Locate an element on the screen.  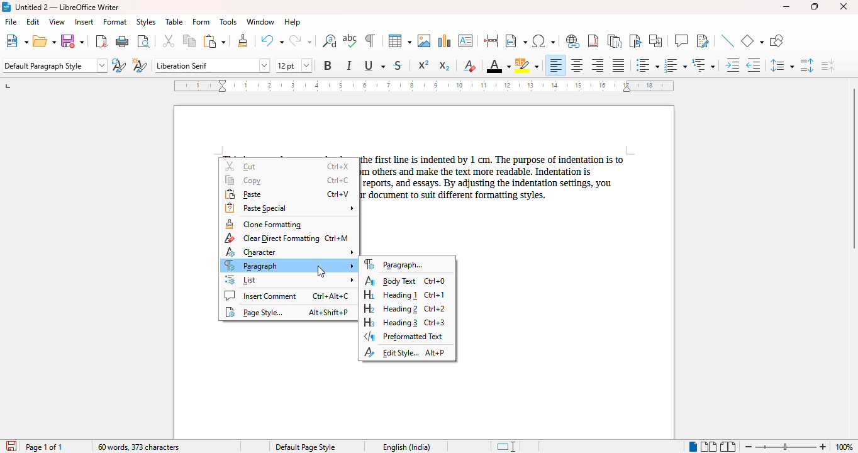
page style is located at coordinates (306, 447).